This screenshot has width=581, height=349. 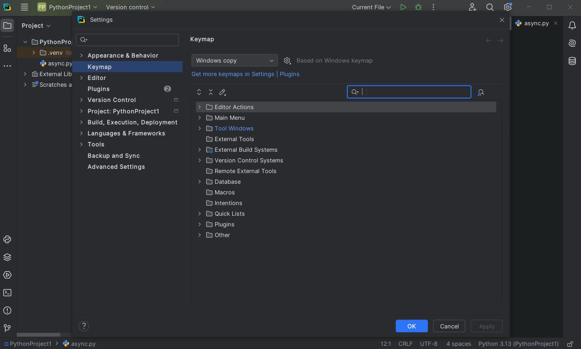 I want to click on apply, so click(x=486, y=326).